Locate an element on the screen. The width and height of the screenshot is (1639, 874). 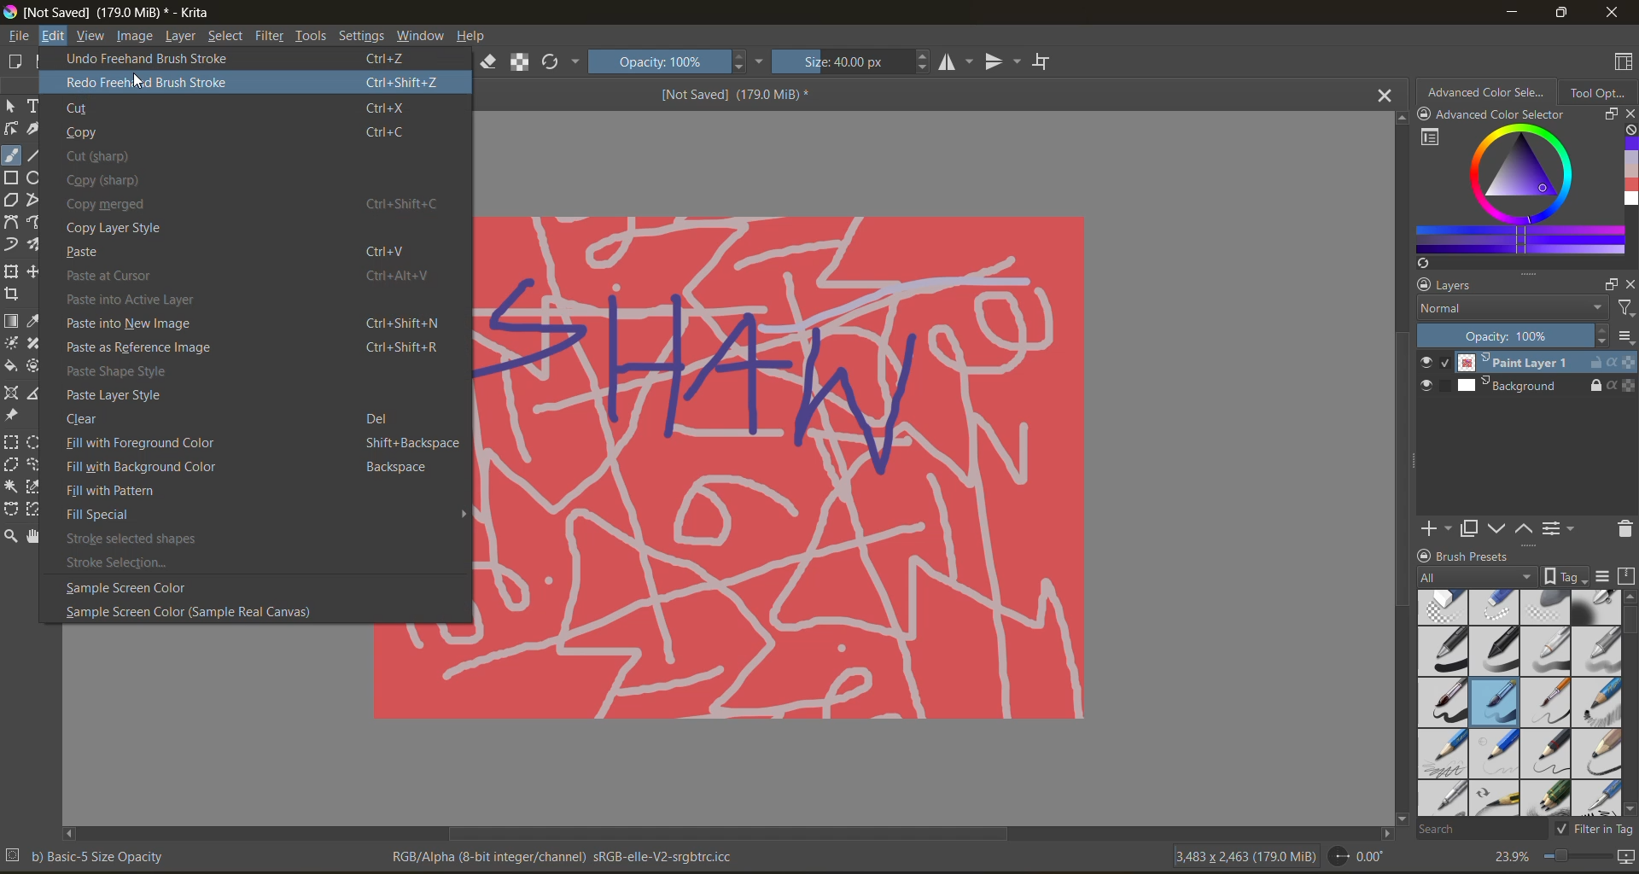
add is located at coordinates (1437, 529).